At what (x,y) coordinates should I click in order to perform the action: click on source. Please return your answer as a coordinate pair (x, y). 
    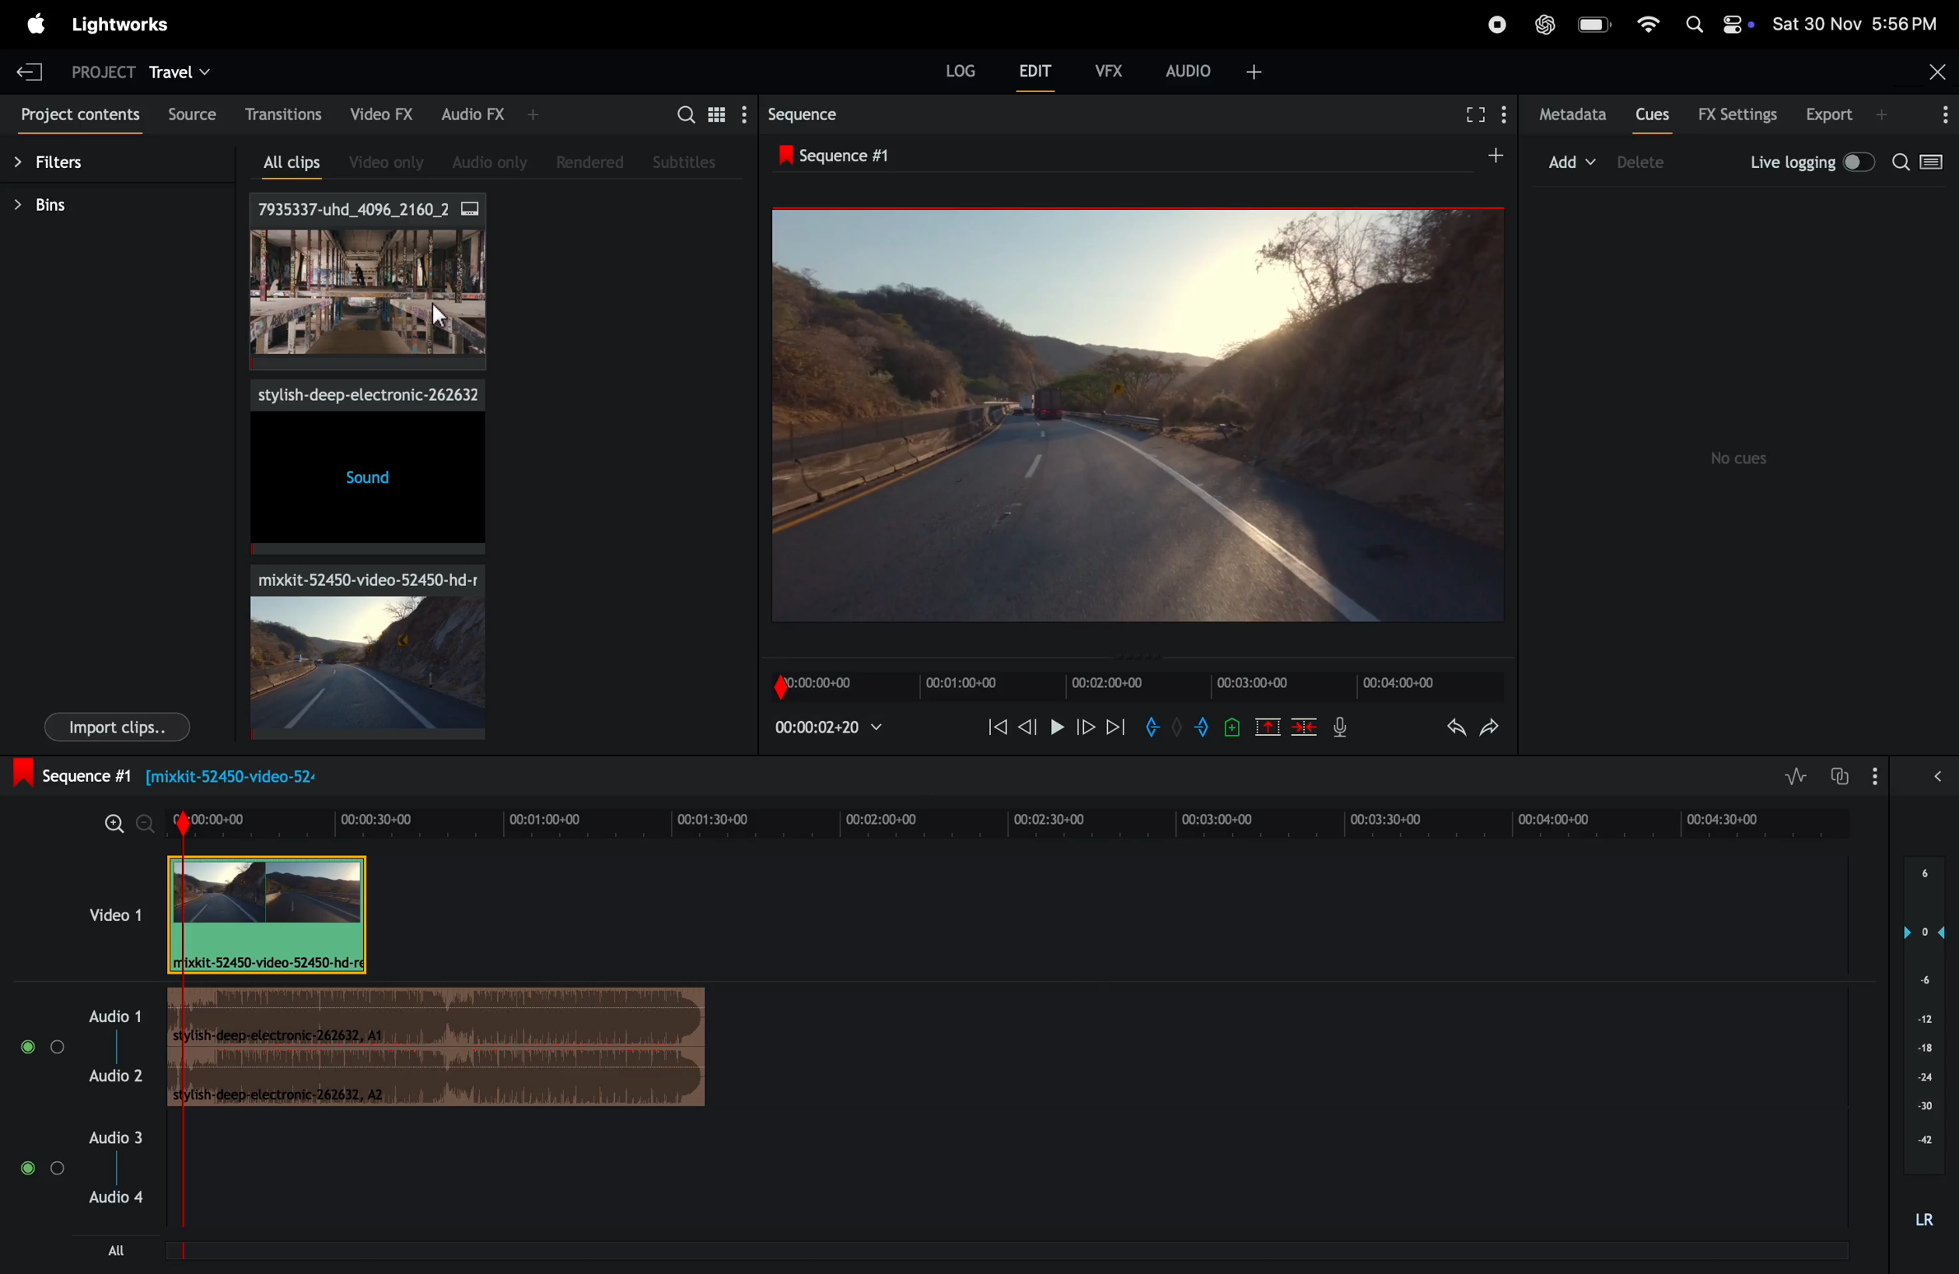
    Looking at the image, I should click on (190, 111).